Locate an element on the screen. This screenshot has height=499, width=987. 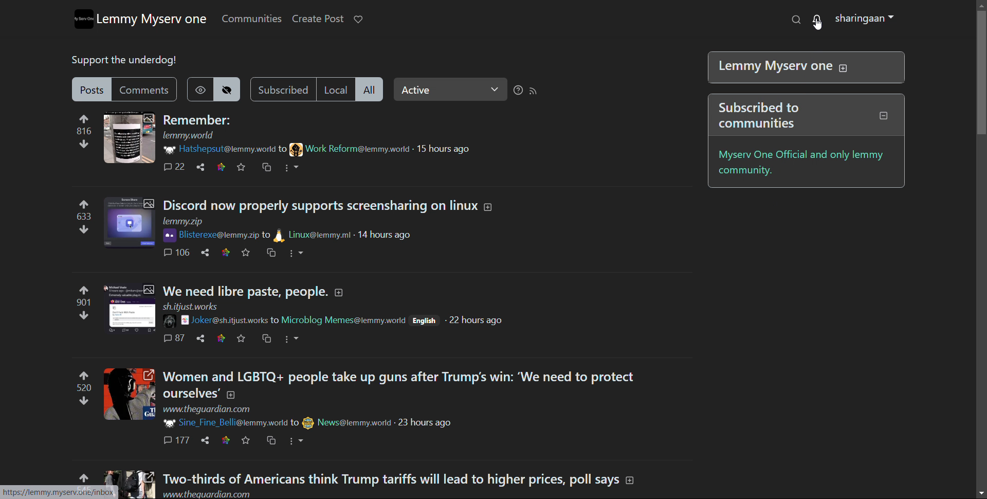
post title "Discord now properly supports screensharing on linux" is located at coordinates (322, 206).